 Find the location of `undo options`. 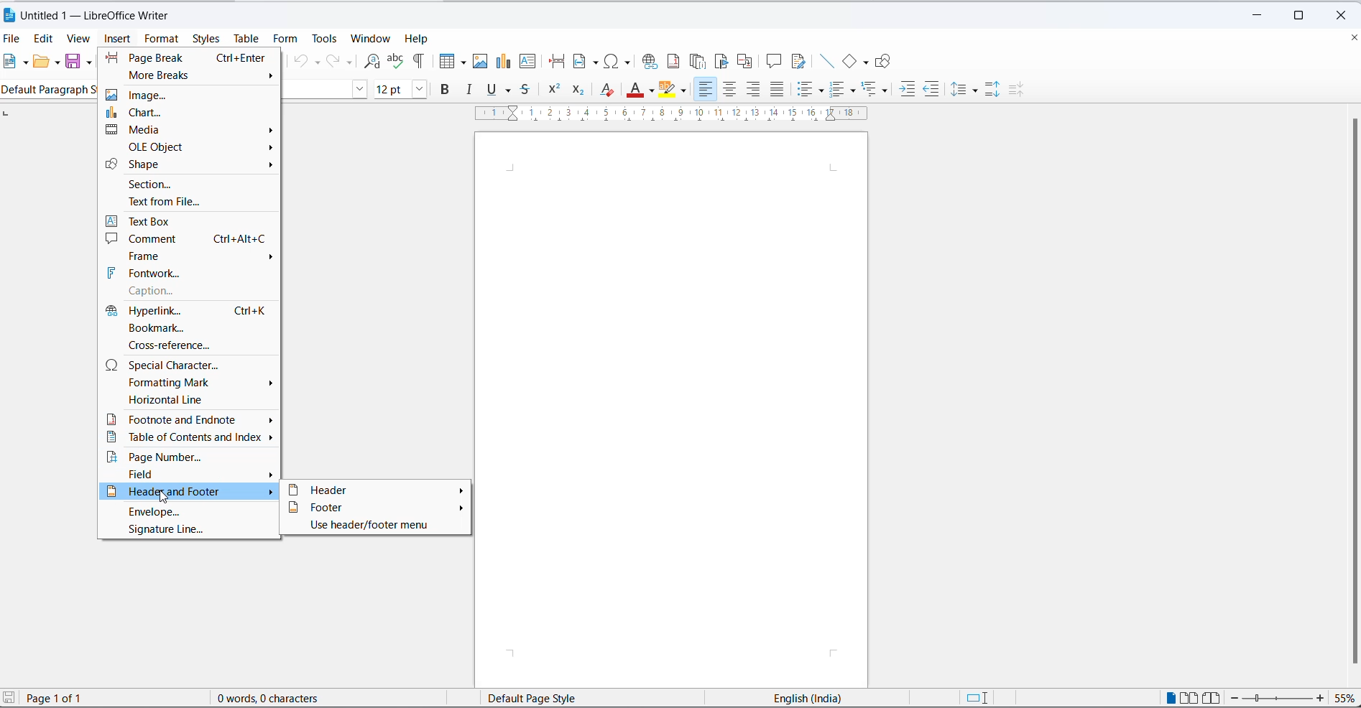

undo options is located at coordinates (317, 62).